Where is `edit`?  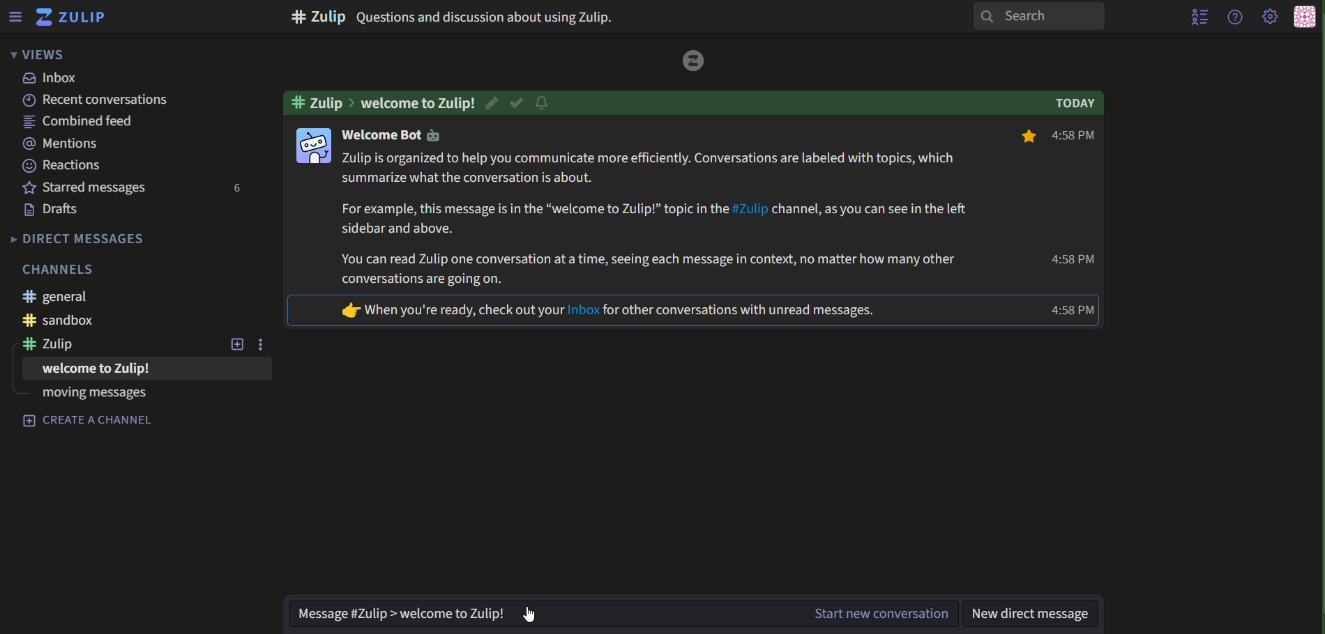 edit is located at coordinates (494, 102).